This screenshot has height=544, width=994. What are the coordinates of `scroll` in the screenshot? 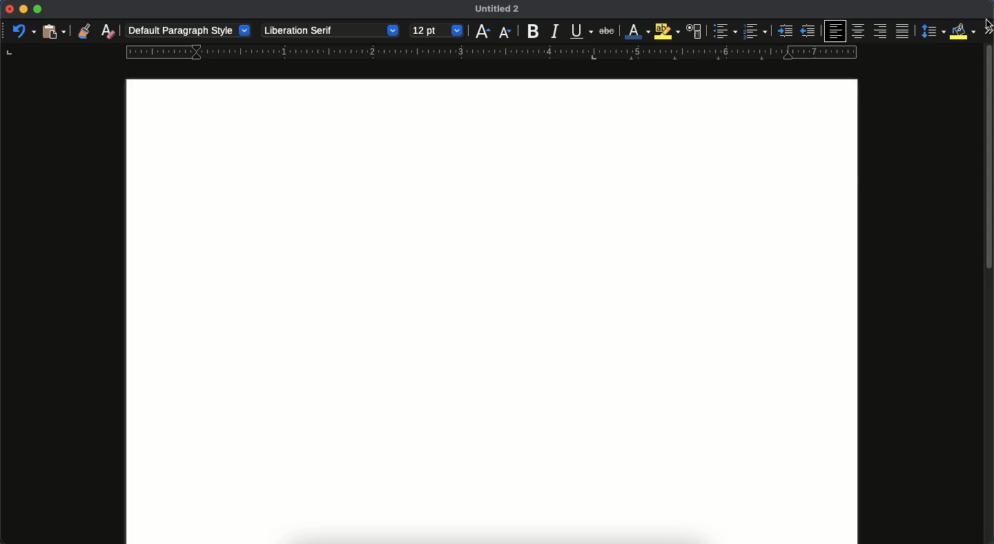 It's located at (988, 293).